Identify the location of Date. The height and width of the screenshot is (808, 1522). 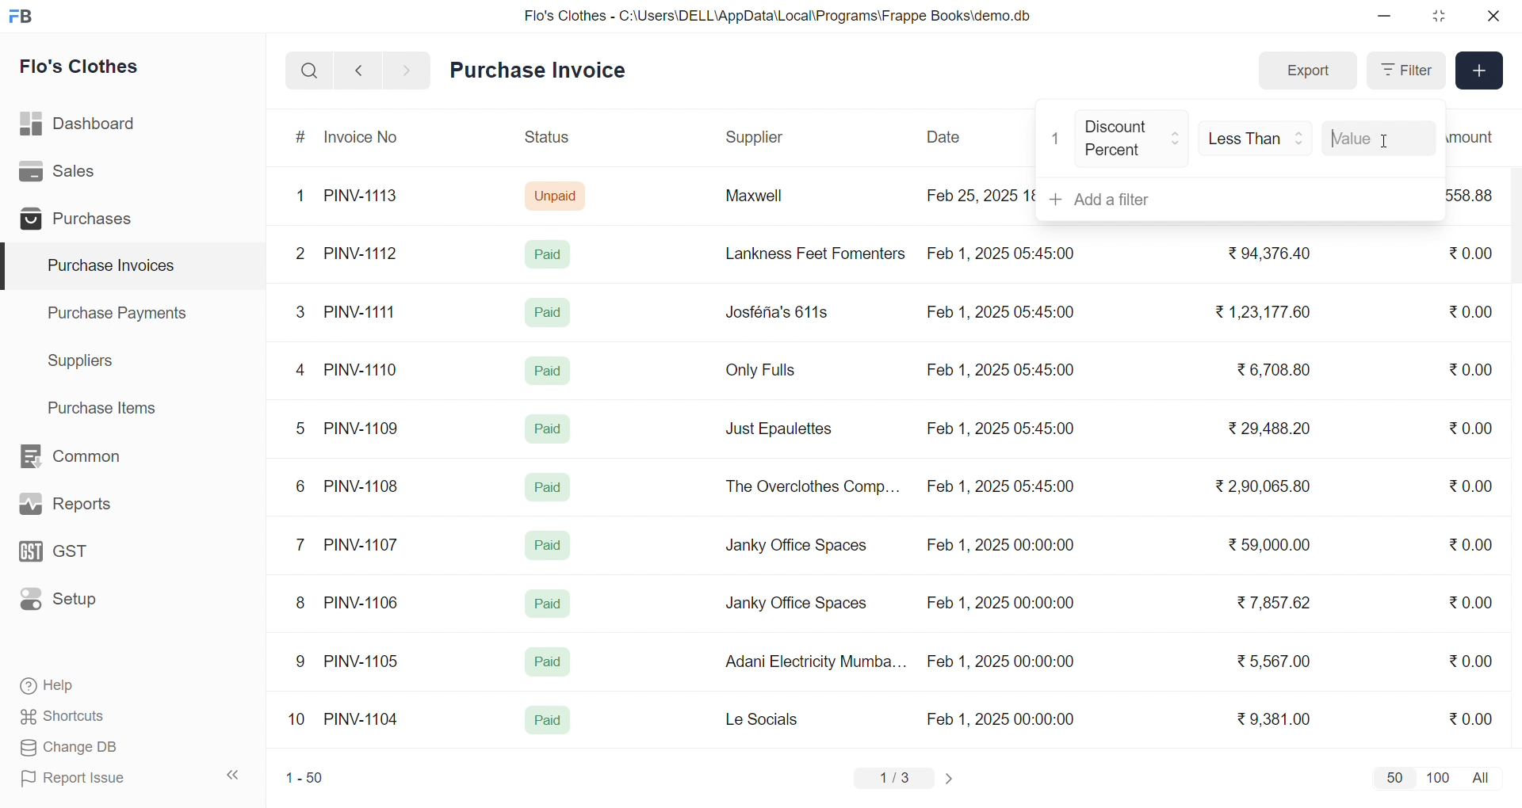
(946, 137).